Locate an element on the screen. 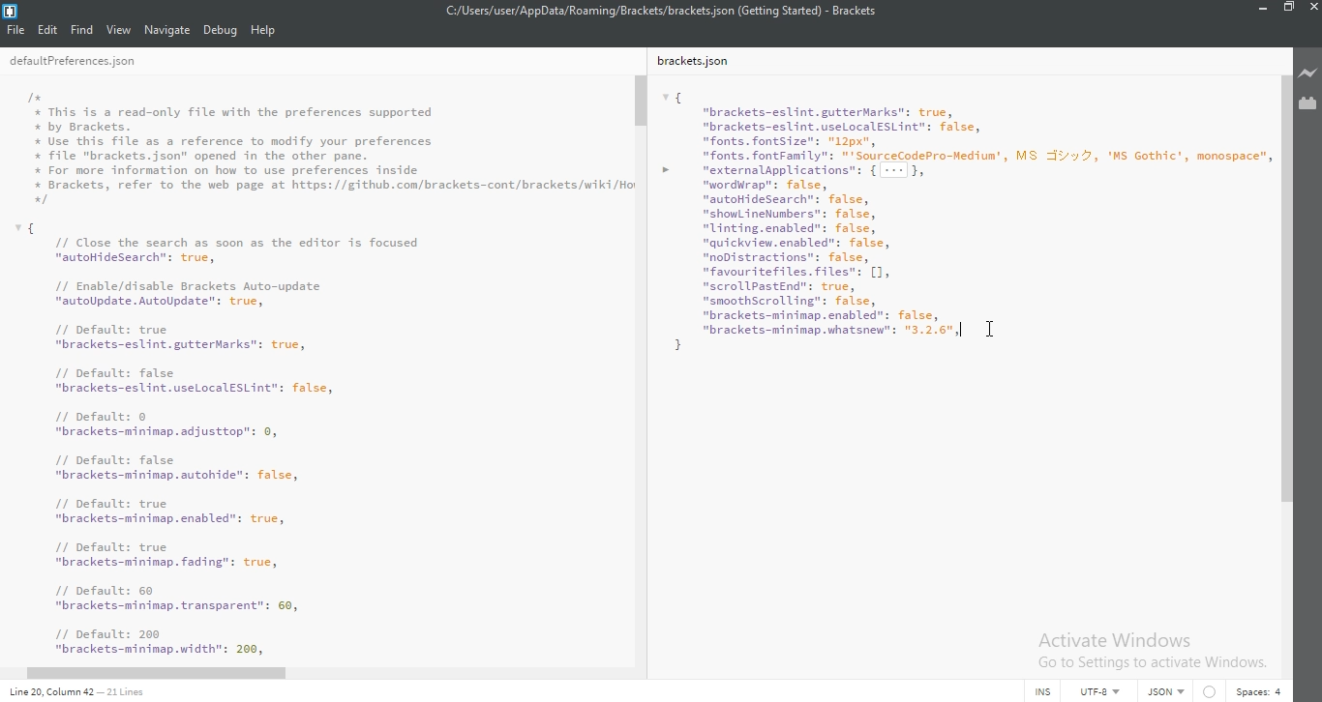 The width and height of the screenshot is (1322, 702). restore is located at coordinates (1287, 11).